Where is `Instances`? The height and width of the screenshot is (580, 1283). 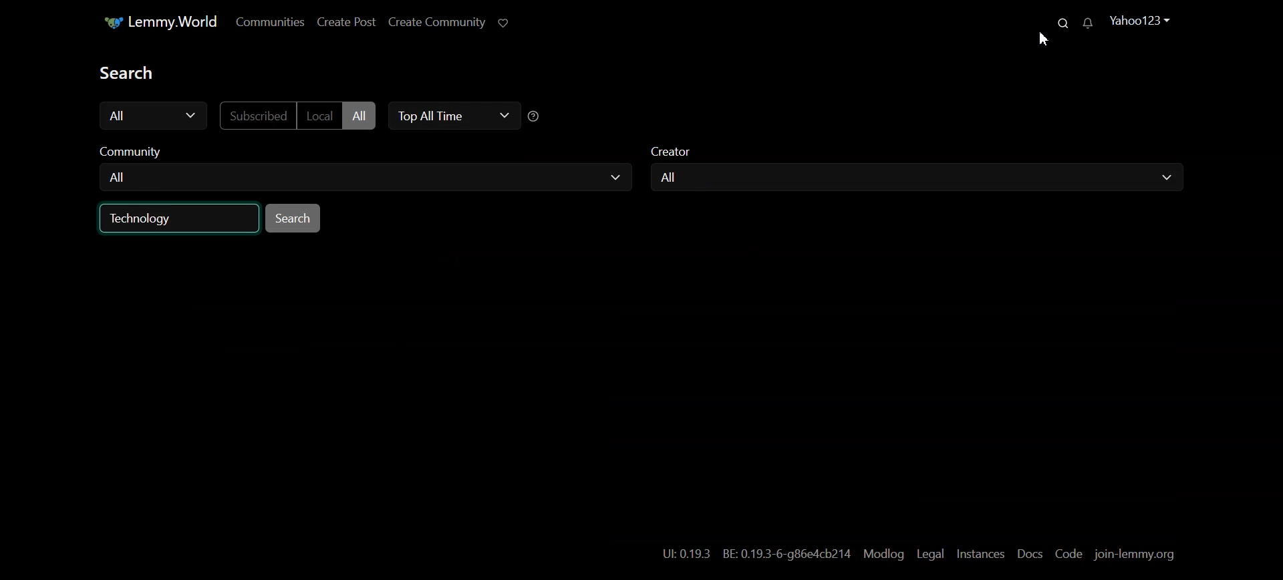 Instances is located at coordinates (980, 553).